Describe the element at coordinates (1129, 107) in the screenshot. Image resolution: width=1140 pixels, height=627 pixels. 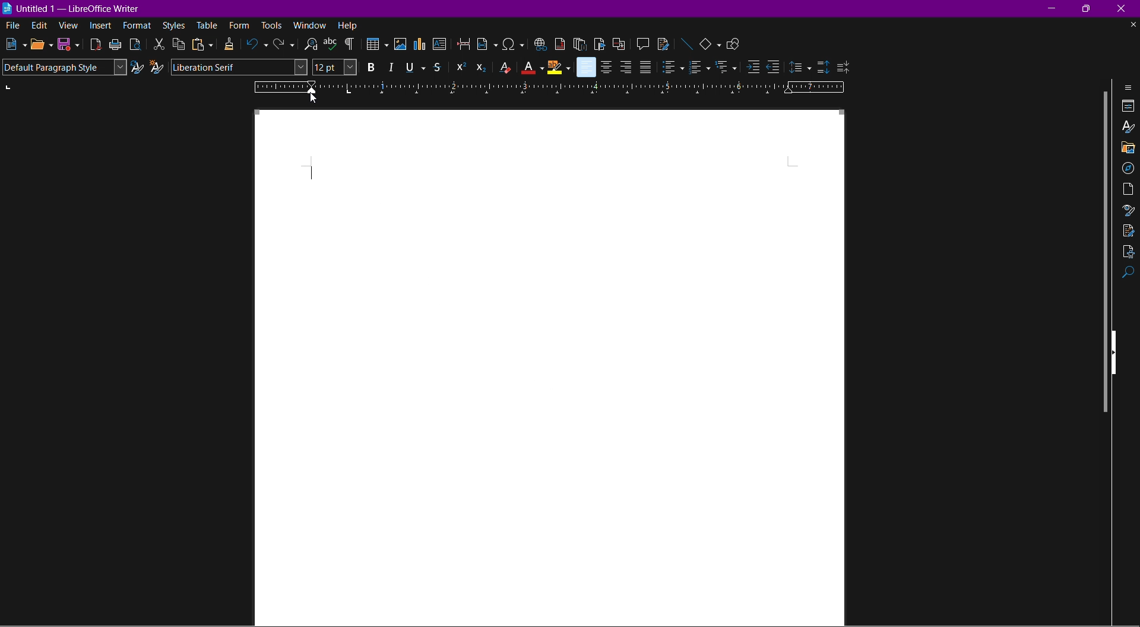
I see `Properties` at that location.